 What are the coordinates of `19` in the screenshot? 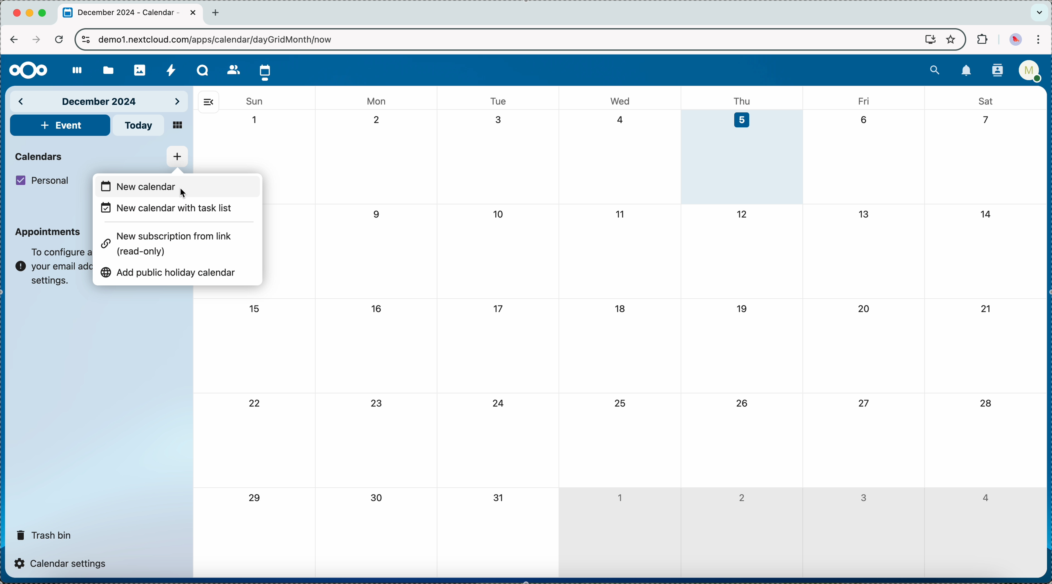 It's located at (742, 308).